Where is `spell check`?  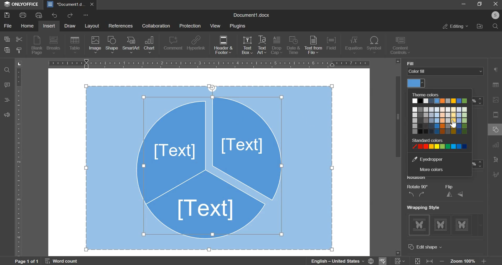
spell check is located at coordinates (382, 261).